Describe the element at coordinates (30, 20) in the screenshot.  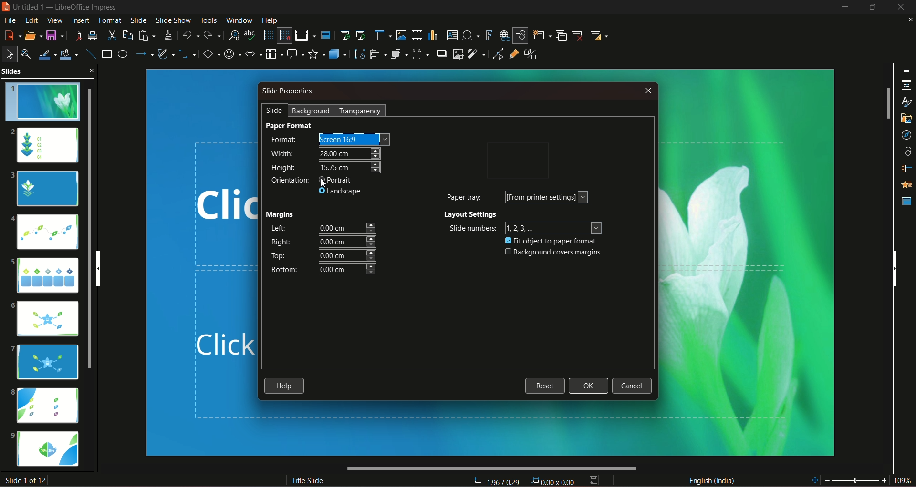
I see `edit` at that location.